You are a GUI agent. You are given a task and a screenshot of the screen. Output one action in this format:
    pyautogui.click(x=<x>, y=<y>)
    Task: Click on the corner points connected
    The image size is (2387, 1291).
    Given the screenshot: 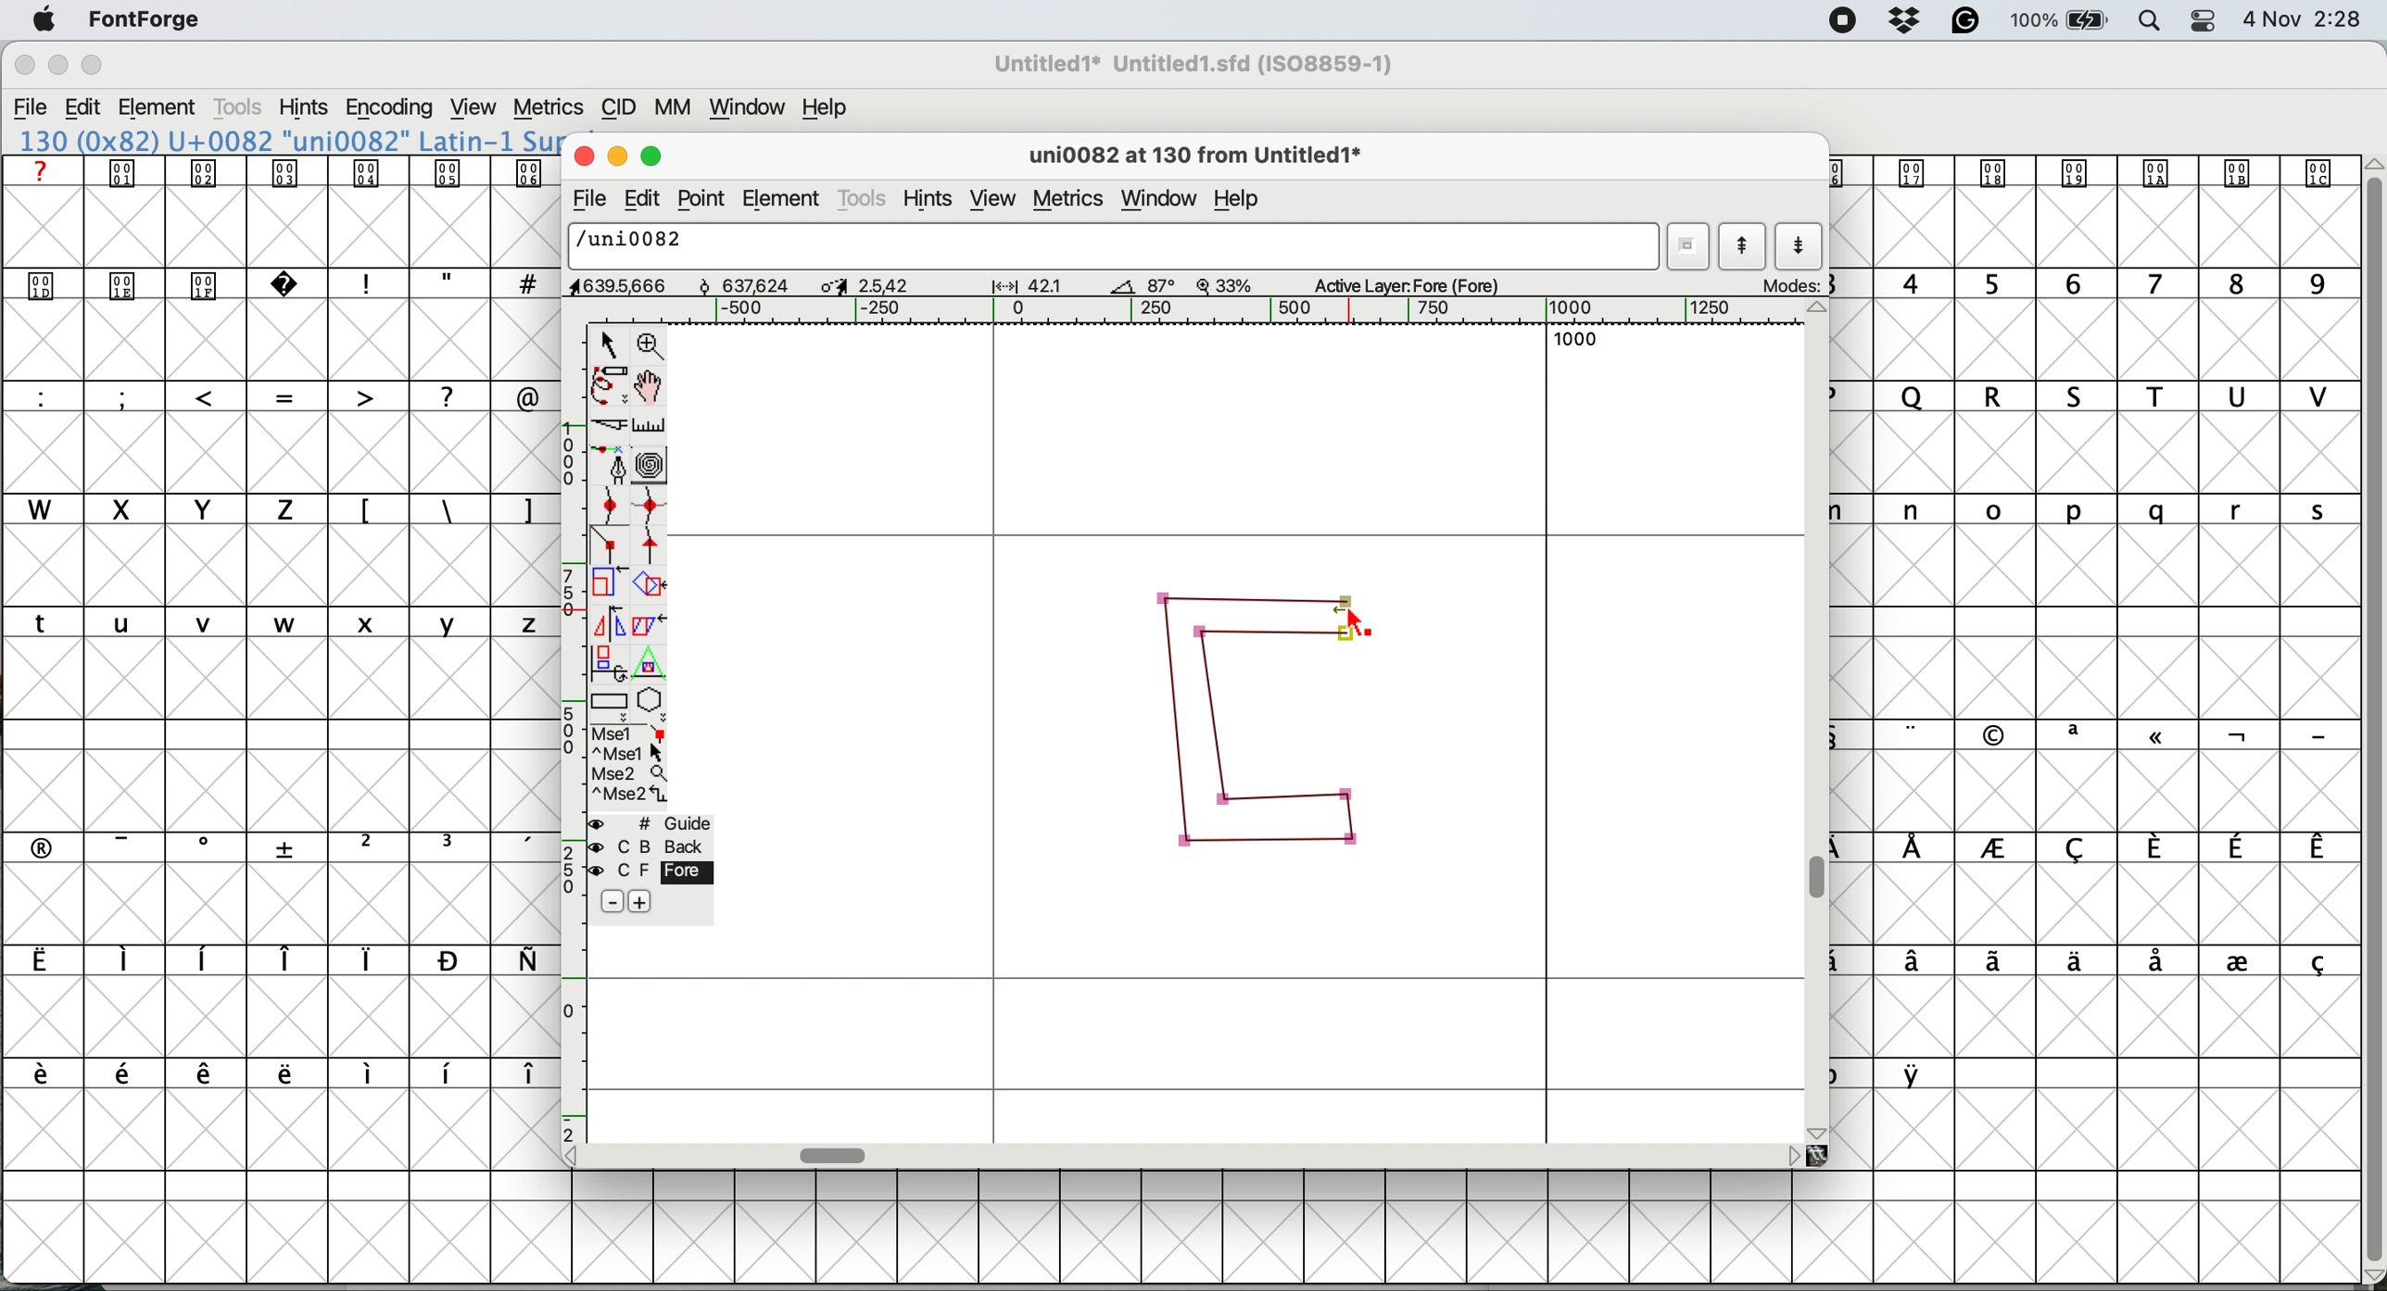 What is the action you would take?
    pyautogui.click(x=1257, y=844)
    